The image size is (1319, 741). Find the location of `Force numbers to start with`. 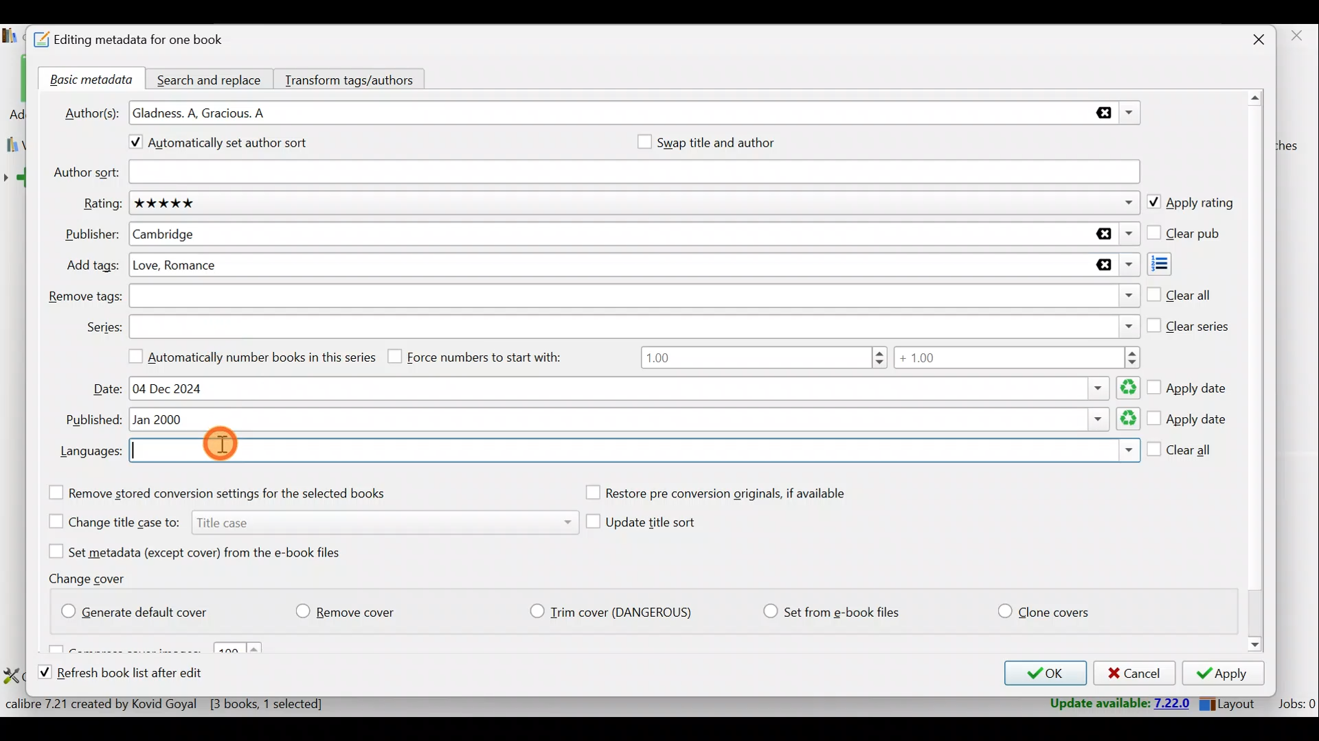

Force numbers to start with is located at coordinates (485, 356).